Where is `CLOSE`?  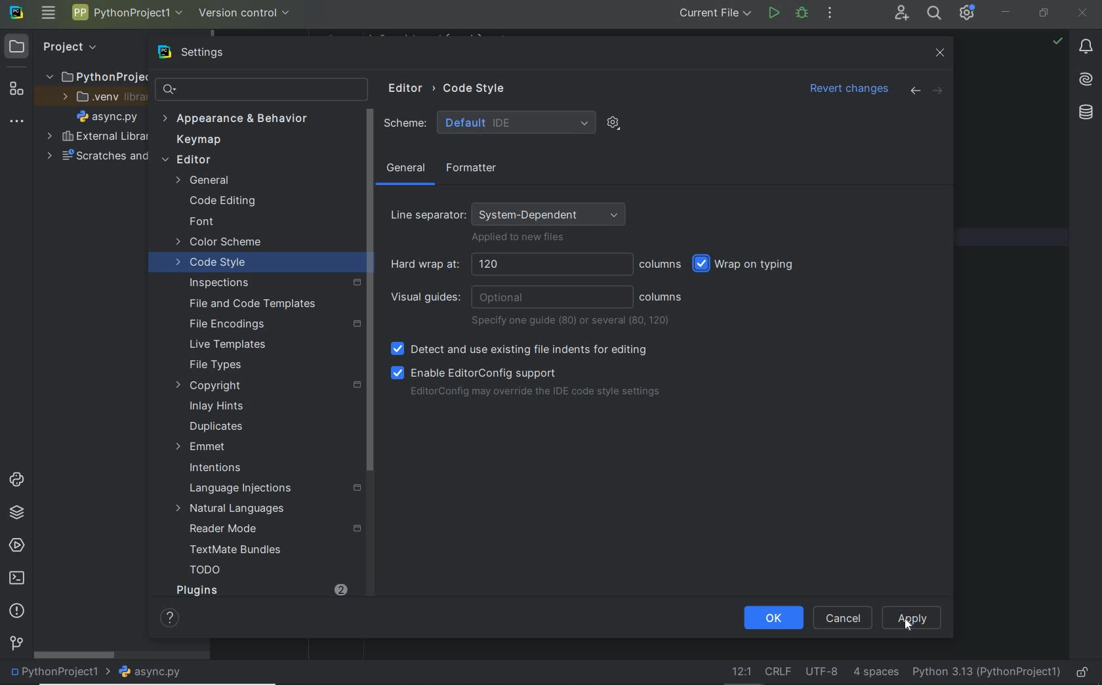
CLOSE is located at coordinates (1083, 12).